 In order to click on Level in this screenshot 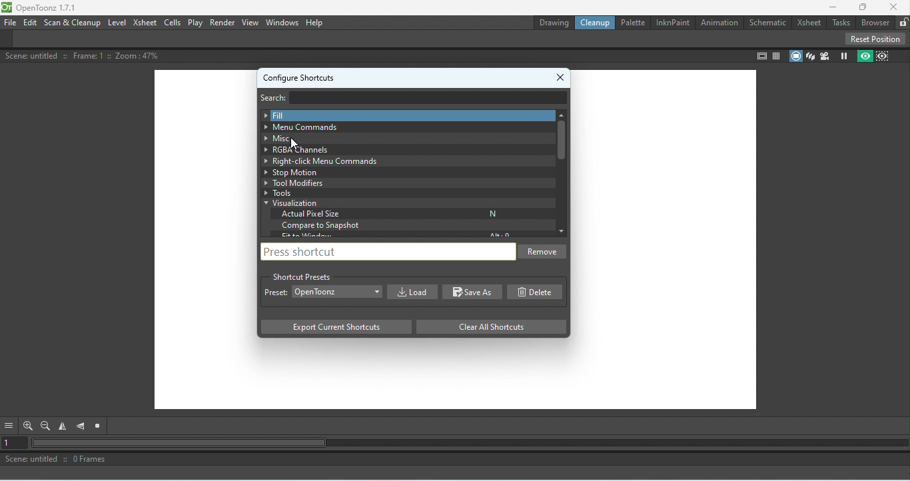, I will do `click(117, 23)`.